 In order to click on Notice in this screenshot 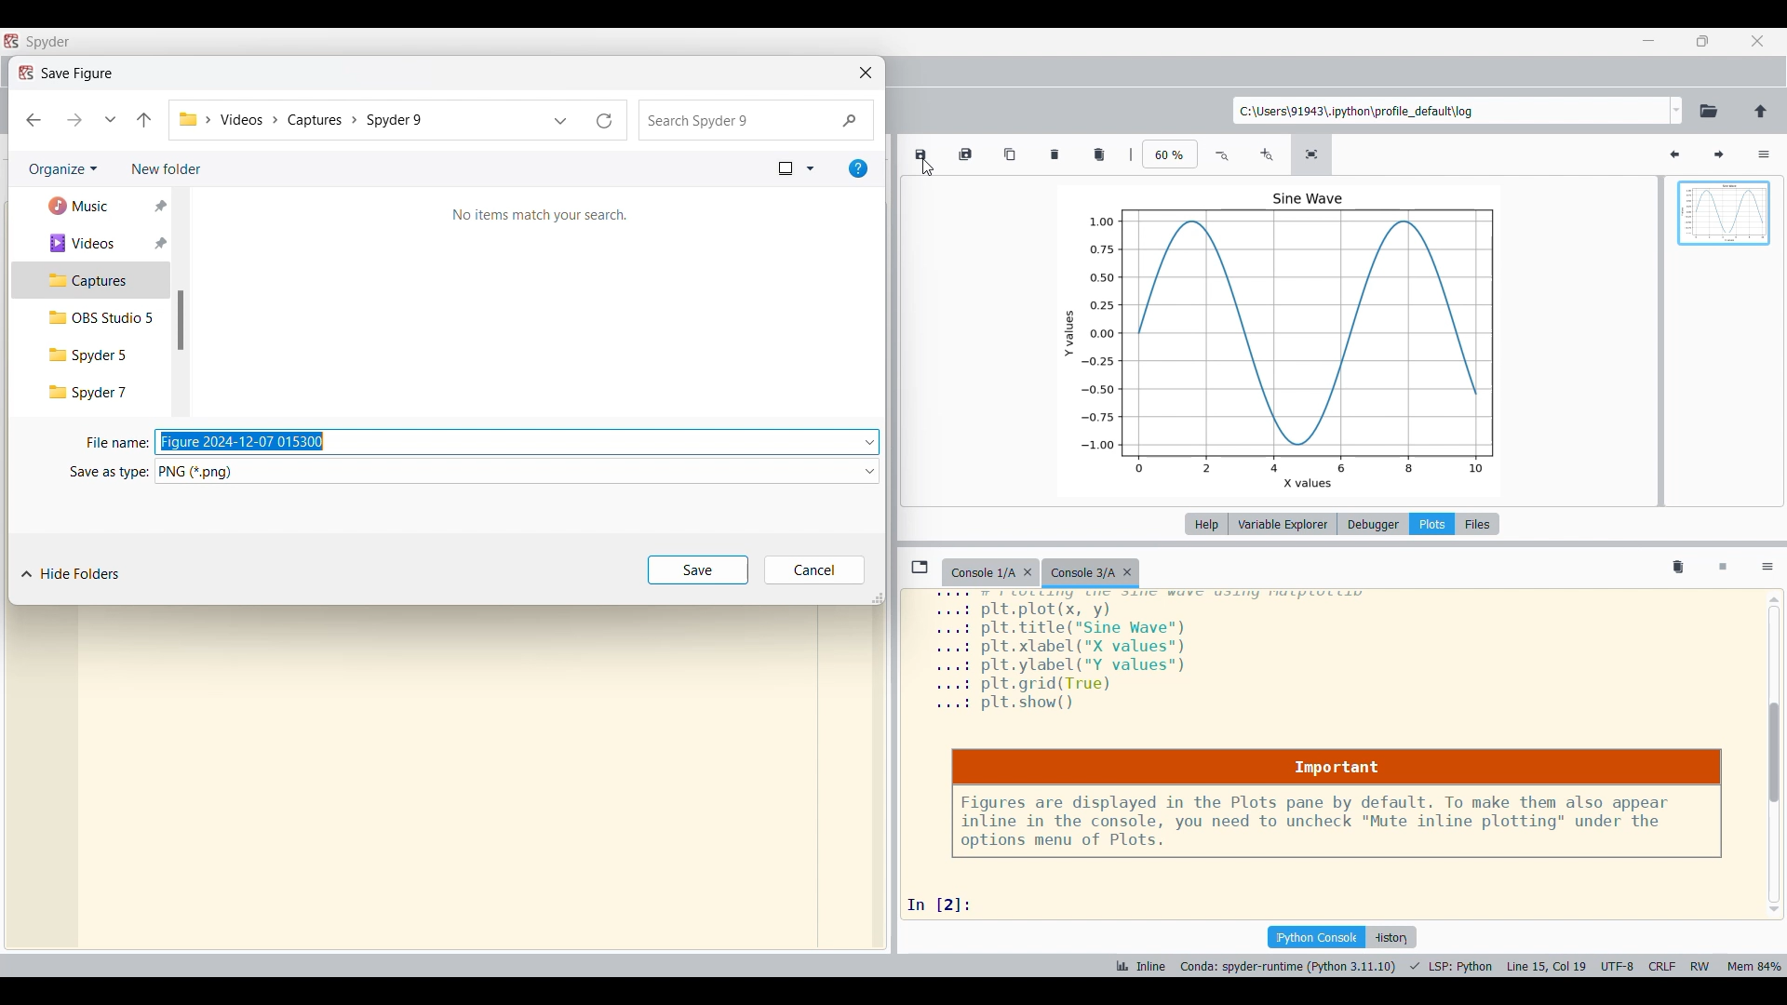, I will do `click(1337, 804)`.